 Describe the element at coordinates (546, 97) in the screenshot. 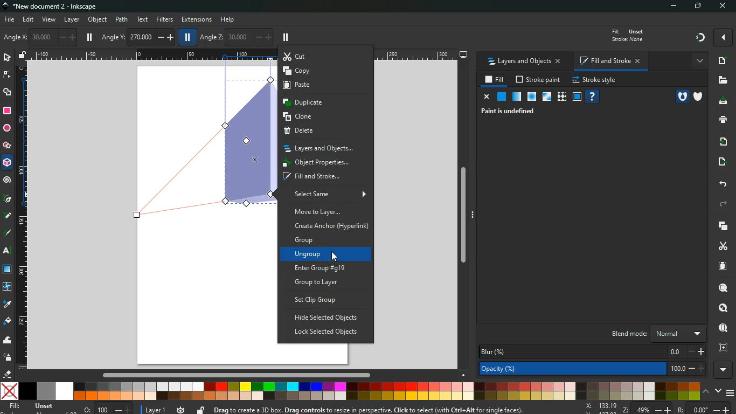

I see `window` at that location.